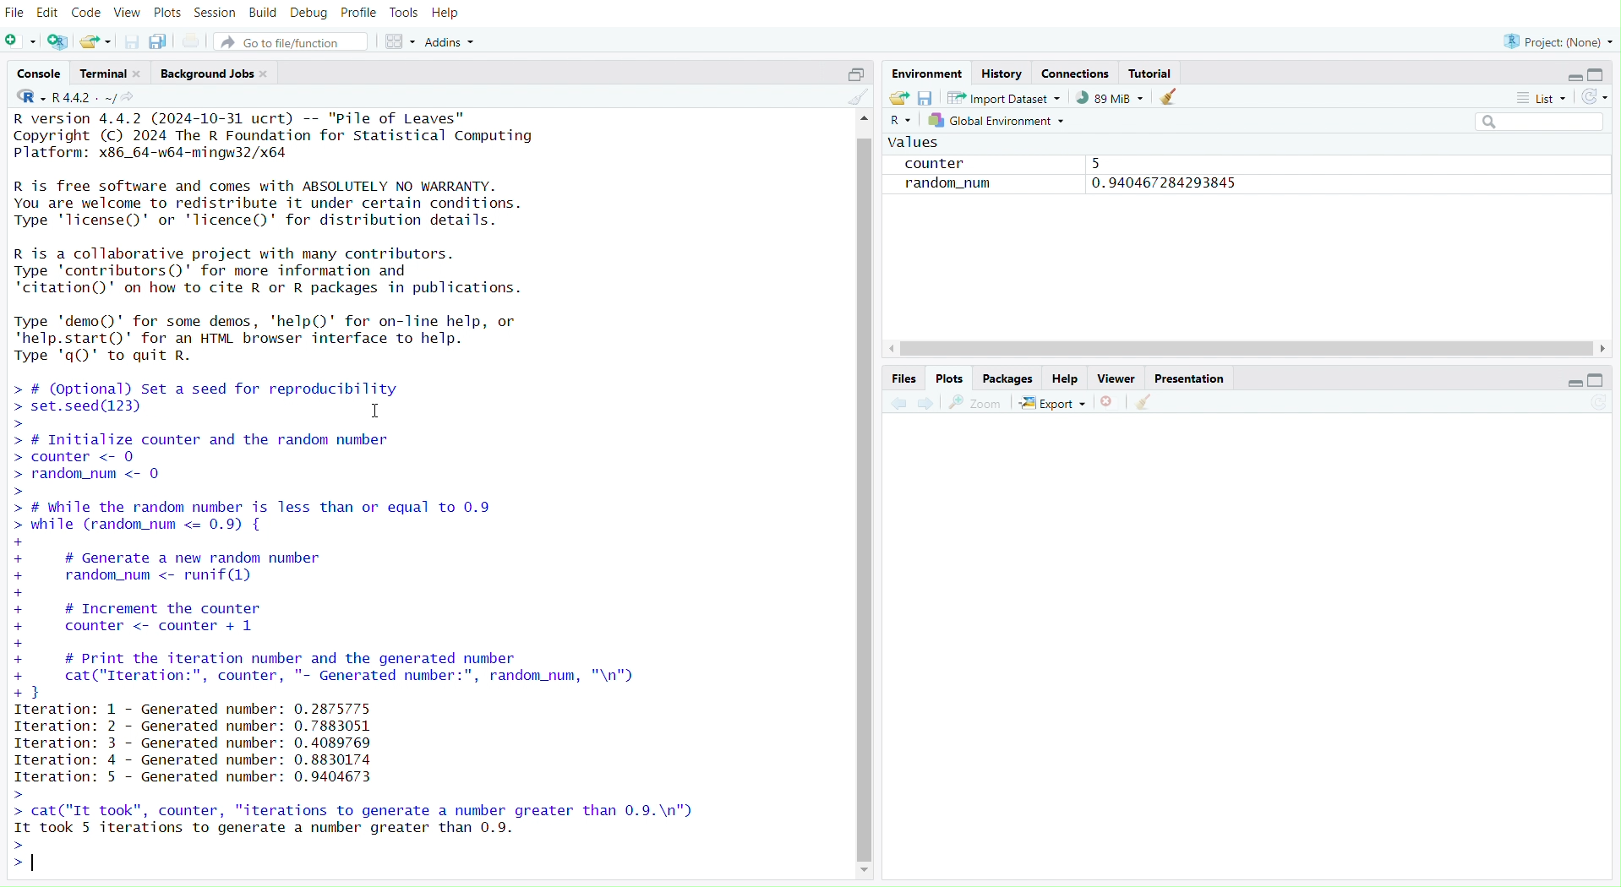  Describe the element at coordinates (926, 97) in the screenshot. I see `Save workspace as` at that location.